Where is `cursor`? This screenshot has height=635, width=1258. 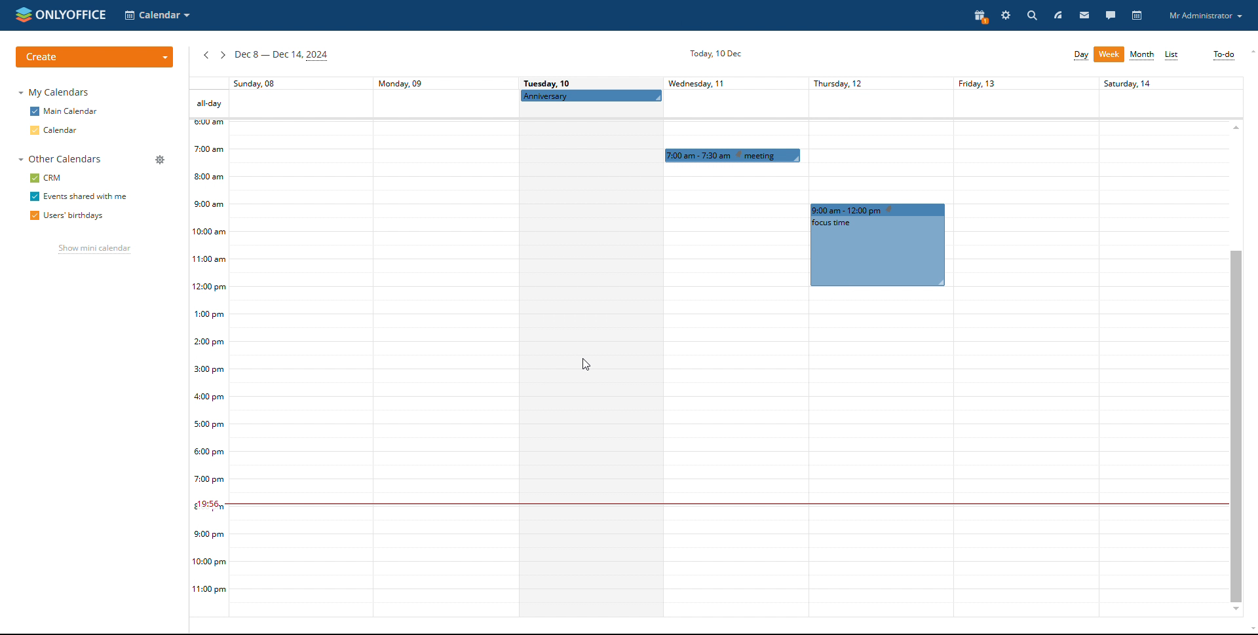 cursor is located at coordinates (592, 365).